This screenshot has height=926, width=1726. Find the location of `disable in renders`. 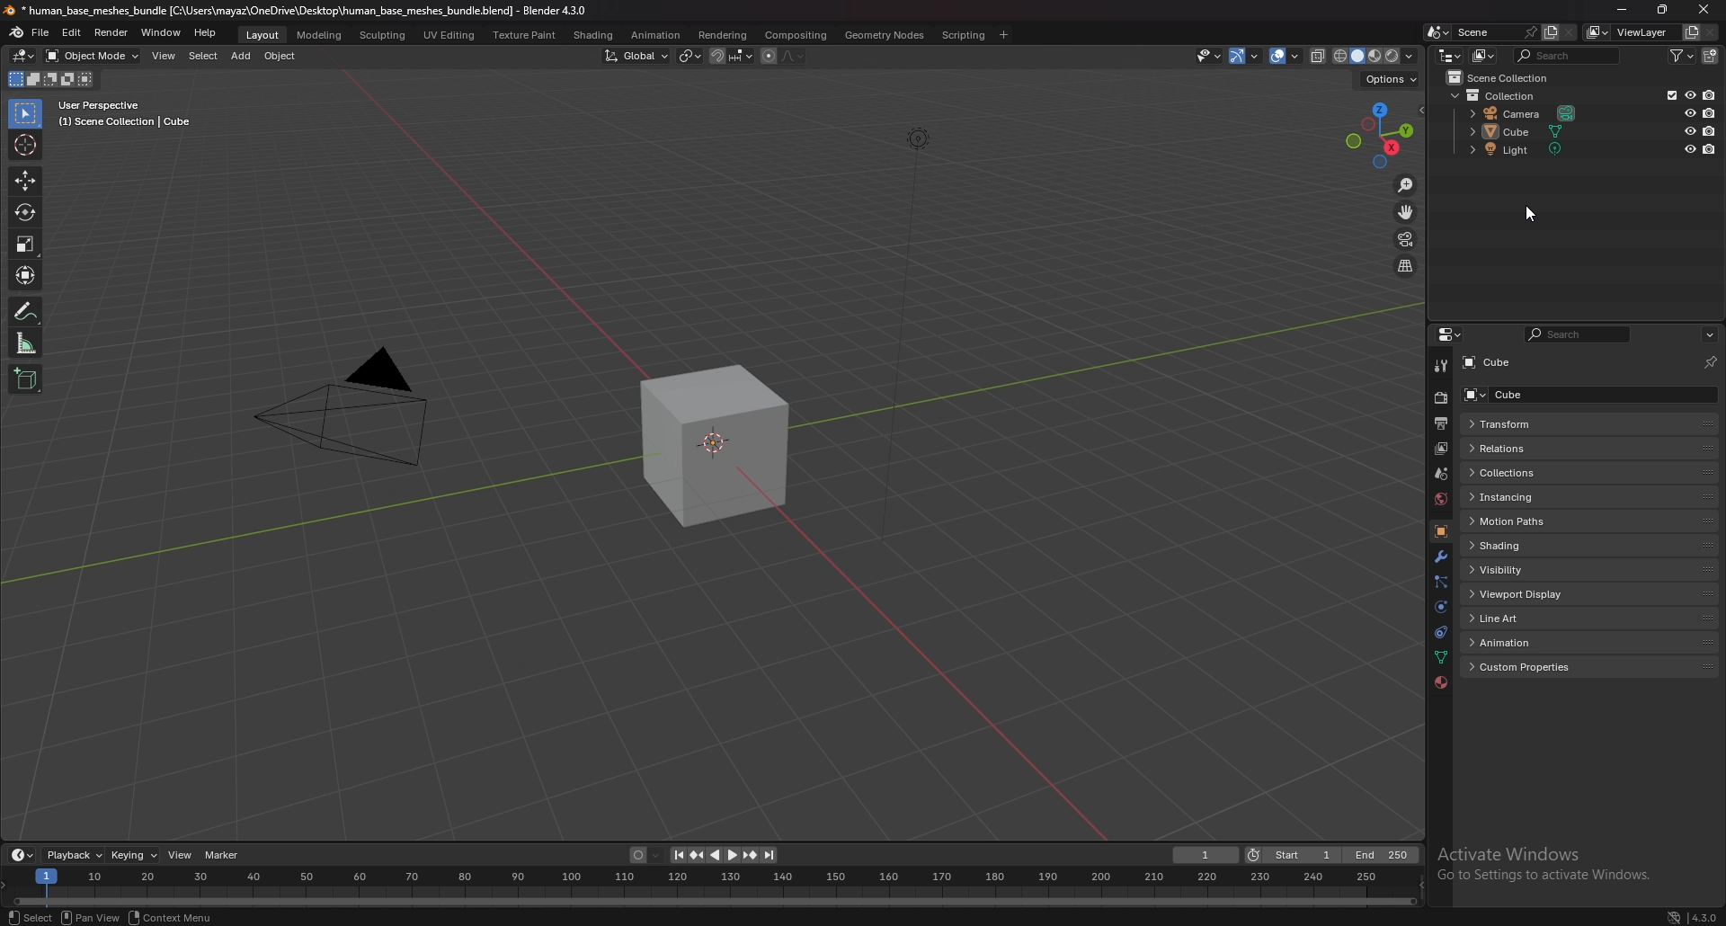

disable in renders is located at coordinates (1711, 113).